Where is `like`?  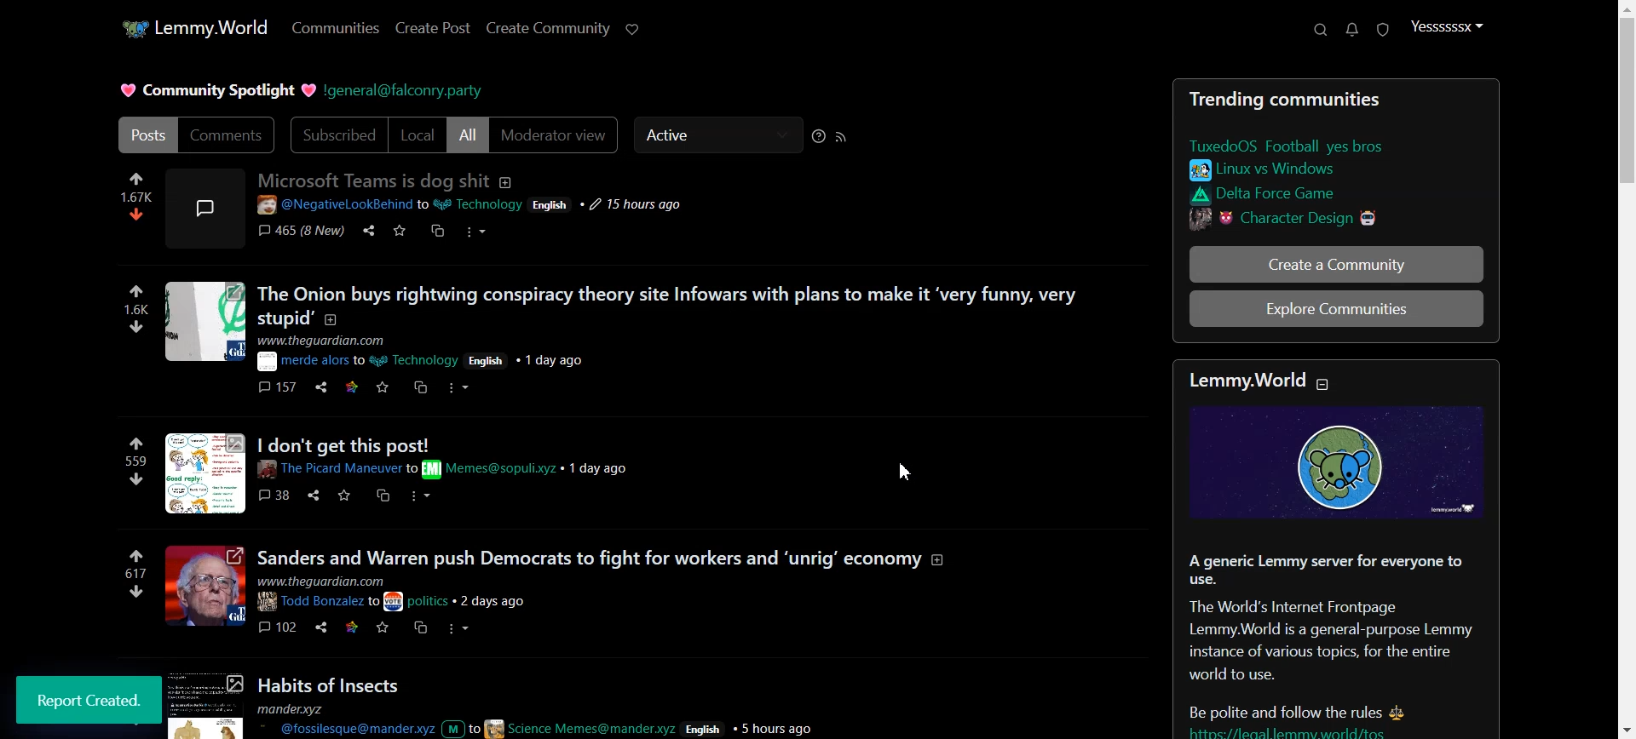 like is located at coordinates (137, 177).